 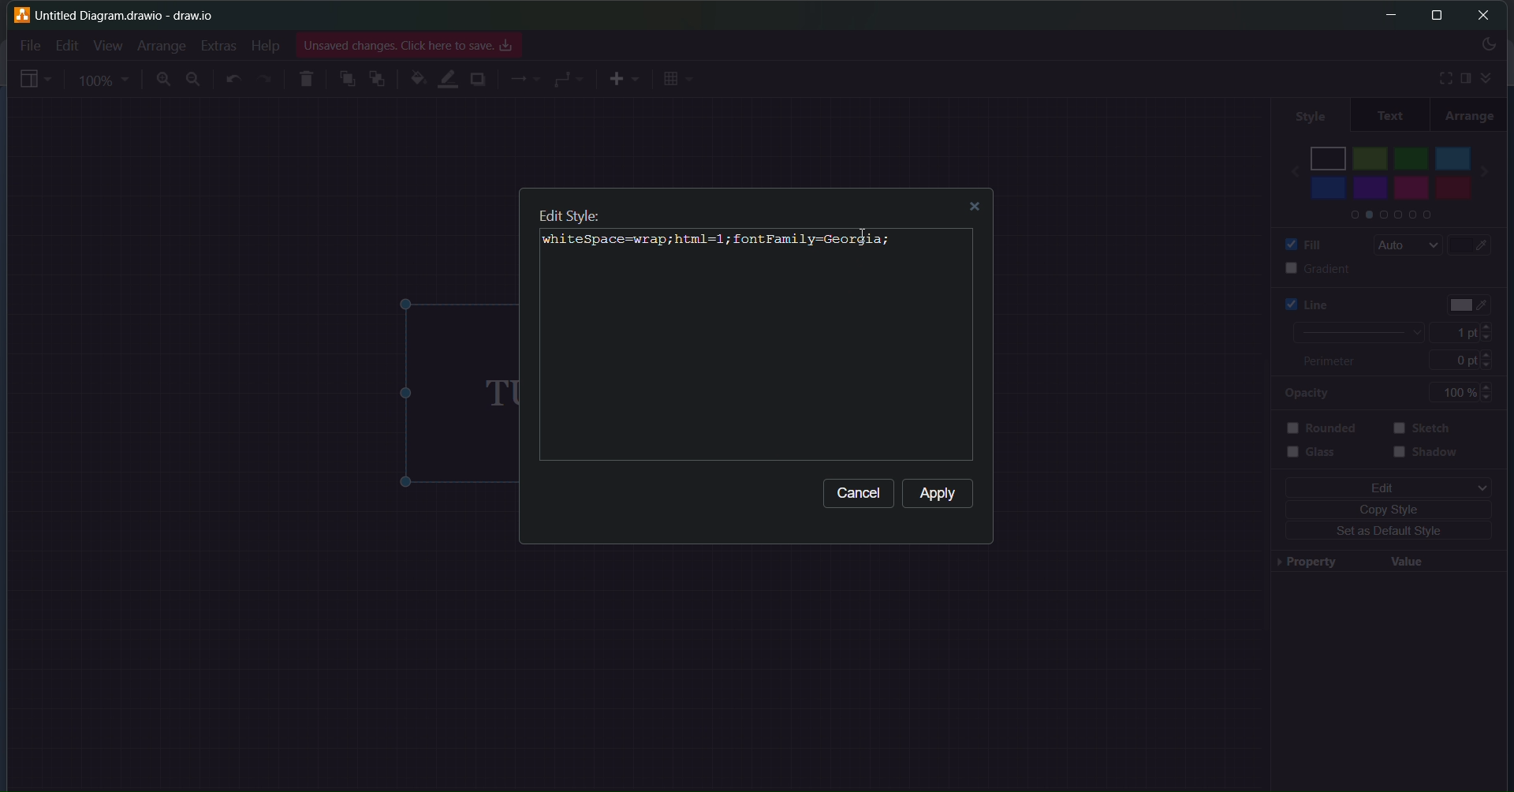 I want to click on logo, so click(x=21, y=14).